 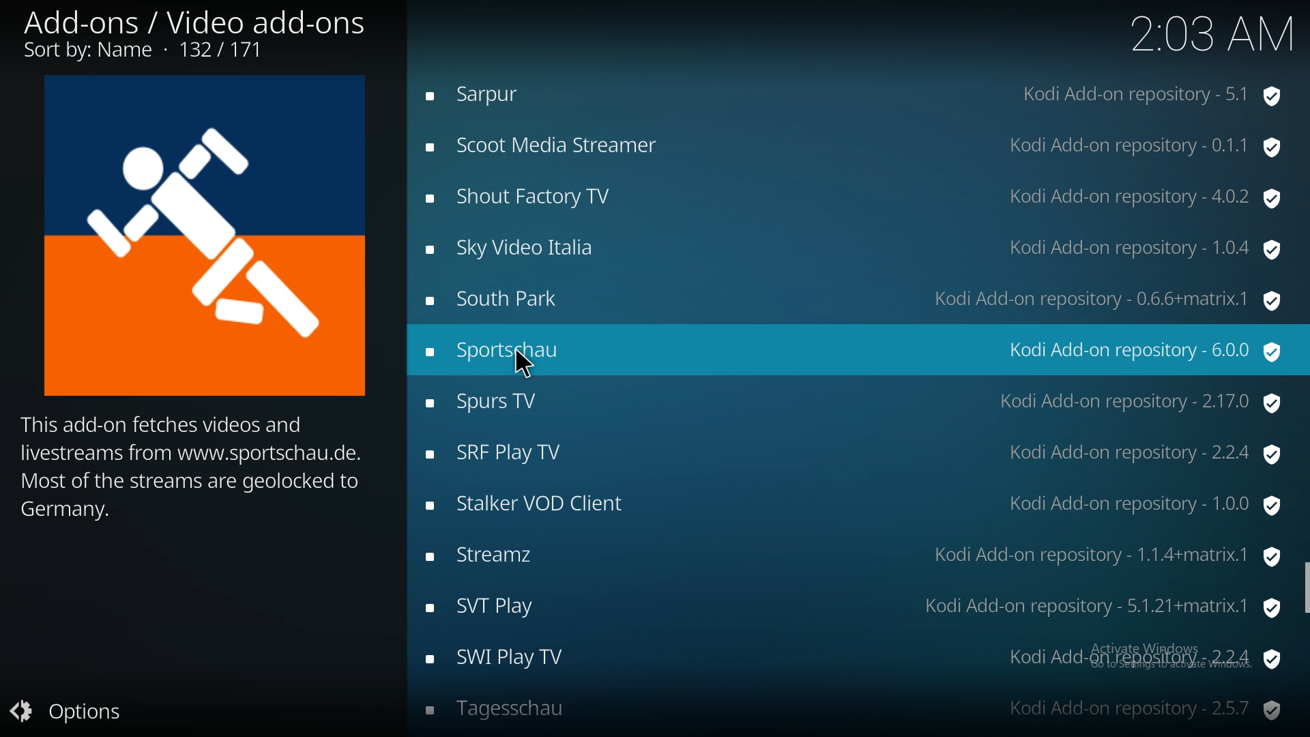 What do you see at coordinates (853, 348) in the screenshot?
I see `sportschau` at bounding box center [853, 348].